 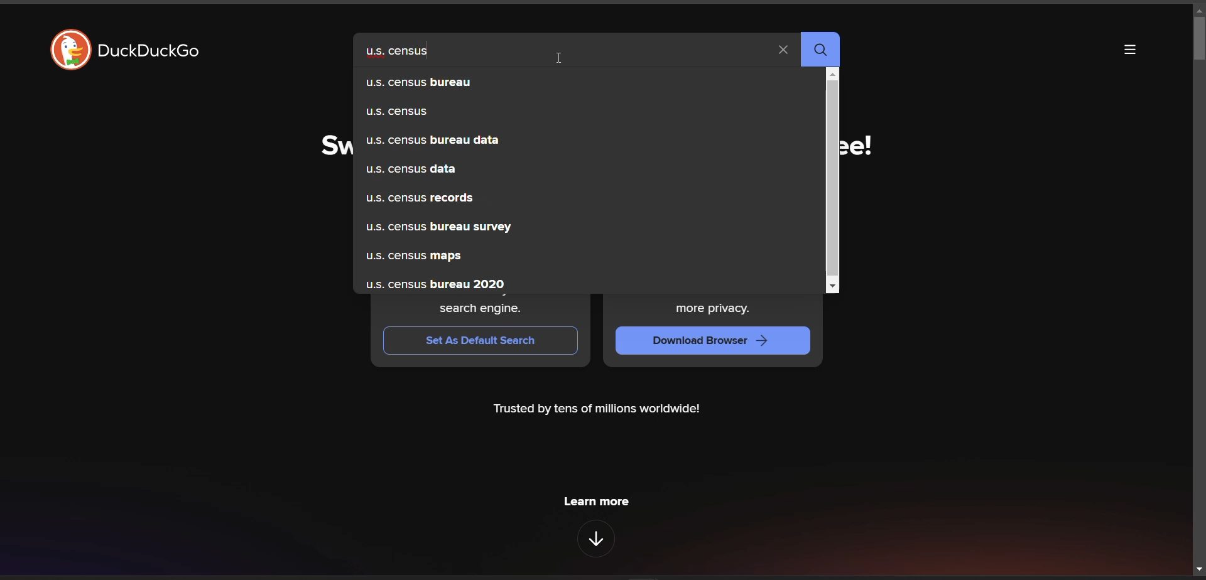 What do you see at coordinates (481, 306) in the screenshot?
I see `Make DuckDuckGo your default search engine.` at bounding box center [481, 306].